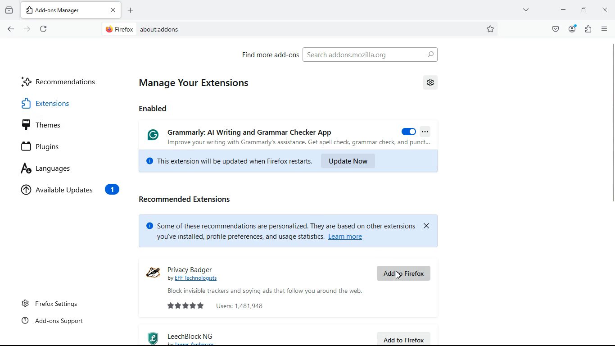  I want to click on more, so click(526, 11).